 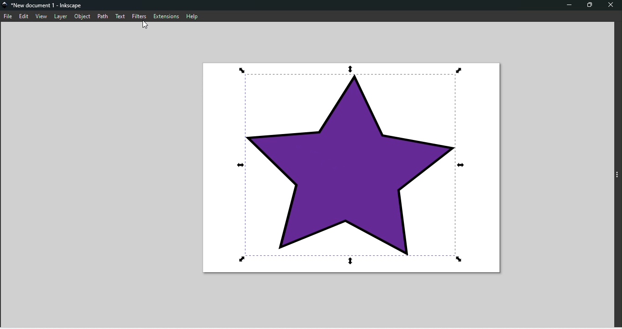 I want to click on Minimize, so click(x=568, y=5).